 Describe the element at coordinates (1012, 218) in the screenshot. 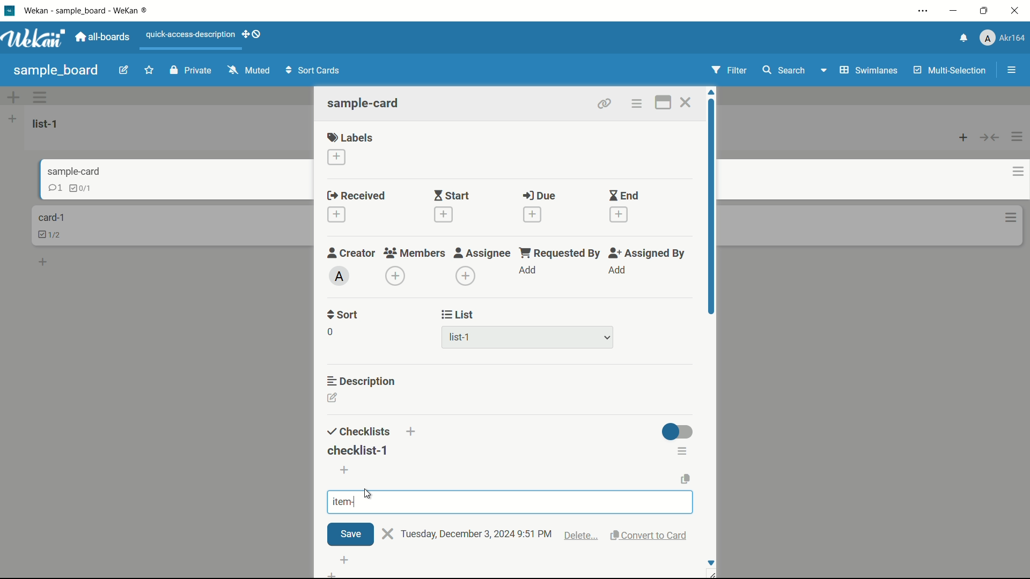

I see `card actions` at that location.